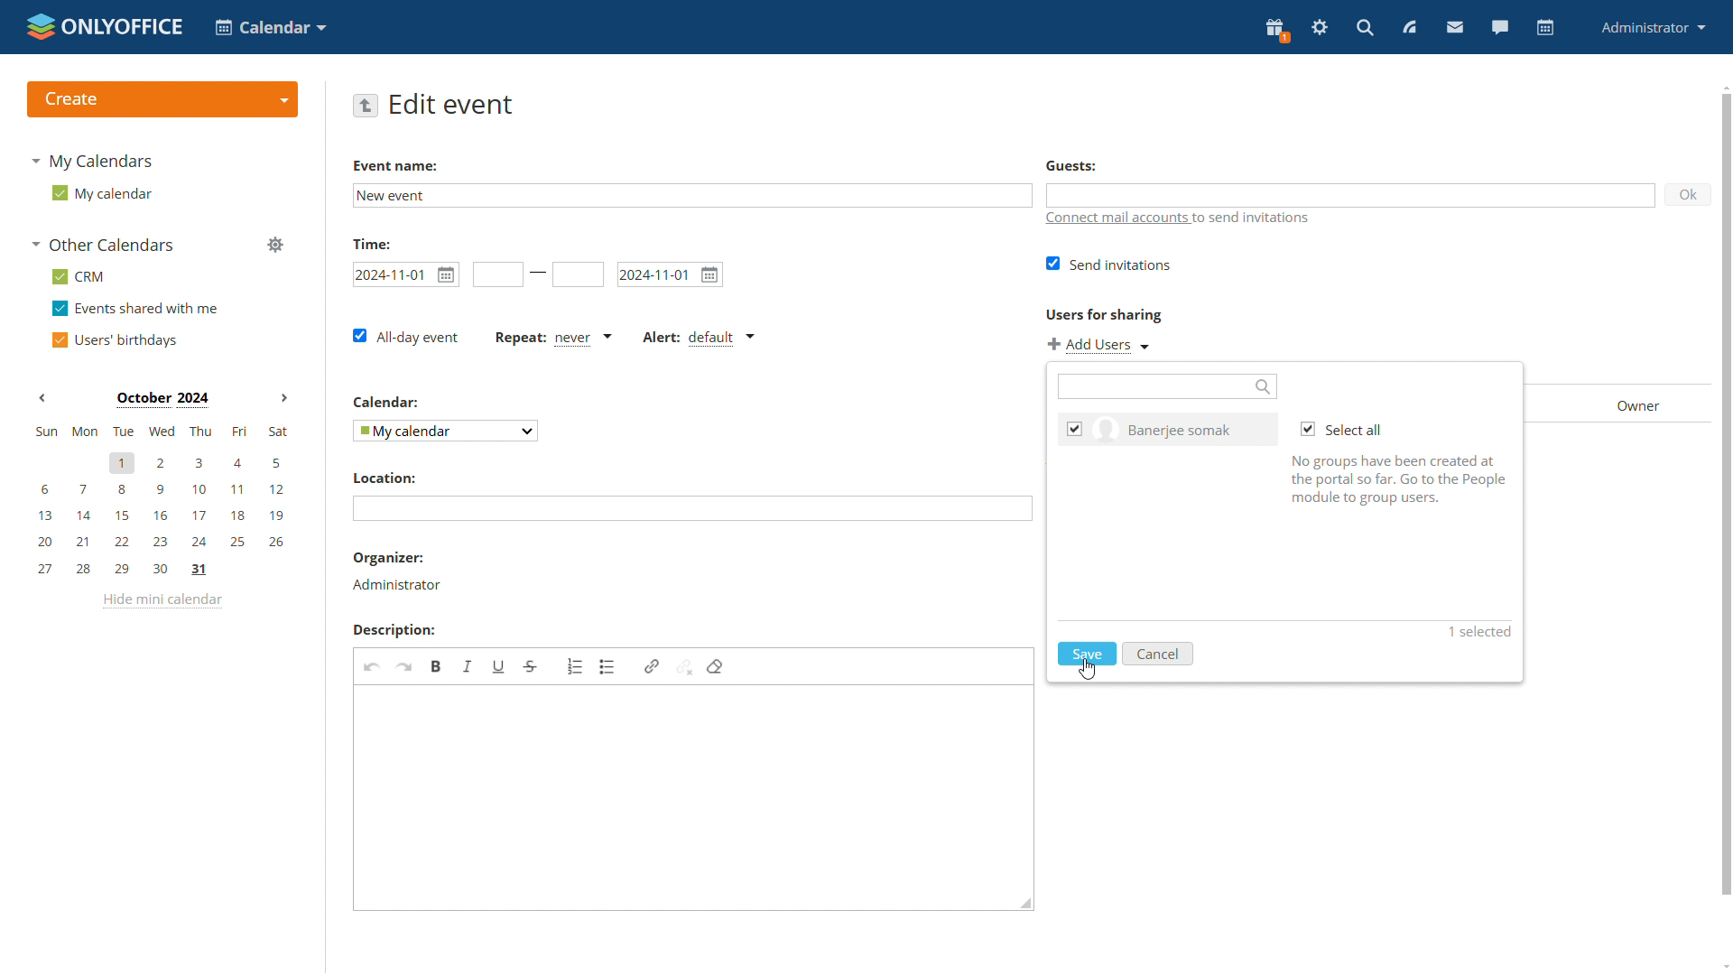 Image resolution: width=1733 pixels, height=975 pixels. Describe the element at coordinates (119, 339) in the screenshot. I see `users' birthdays` at that location.